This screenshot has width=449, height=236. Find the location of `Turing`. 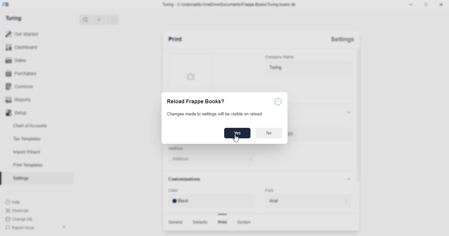

Turing is located at coordinates (307, 68).